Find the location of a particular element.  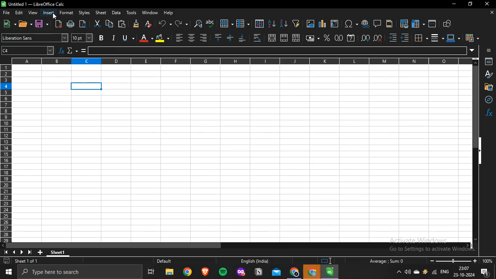

unmerge cells is located at coordinates (296, 37).